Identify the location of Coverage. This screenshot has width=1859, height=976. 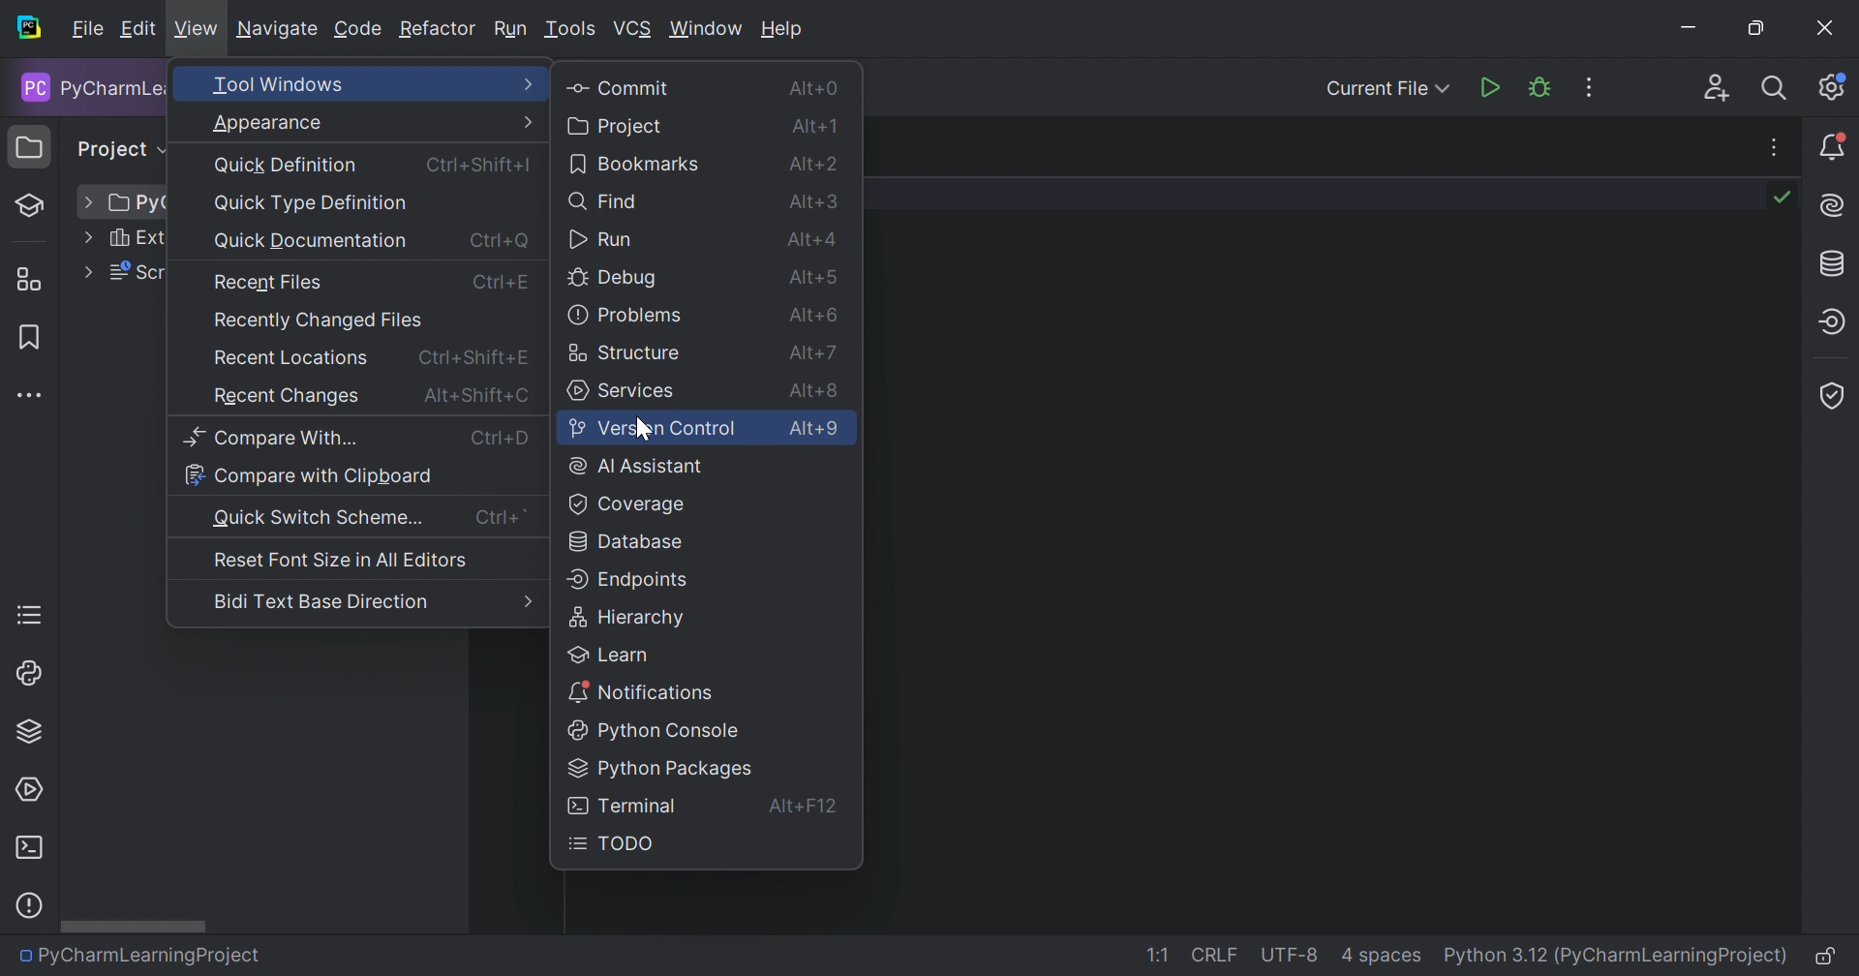
(628, 502).